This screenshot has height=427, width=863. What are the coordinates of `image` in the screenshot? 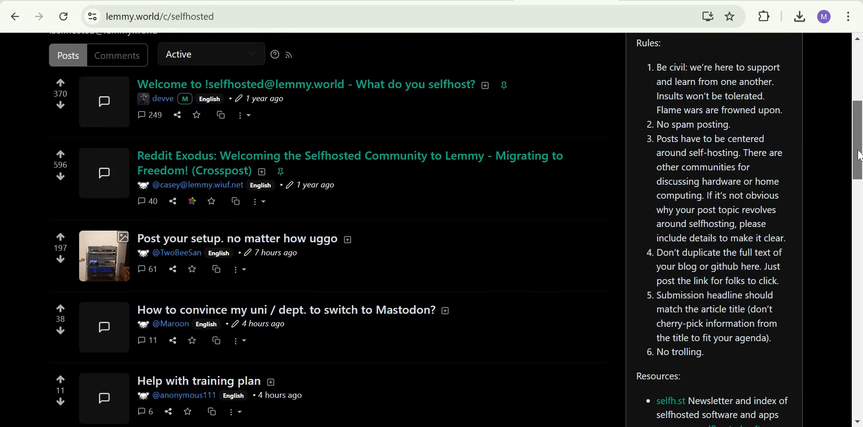 It's located at (142, 396).